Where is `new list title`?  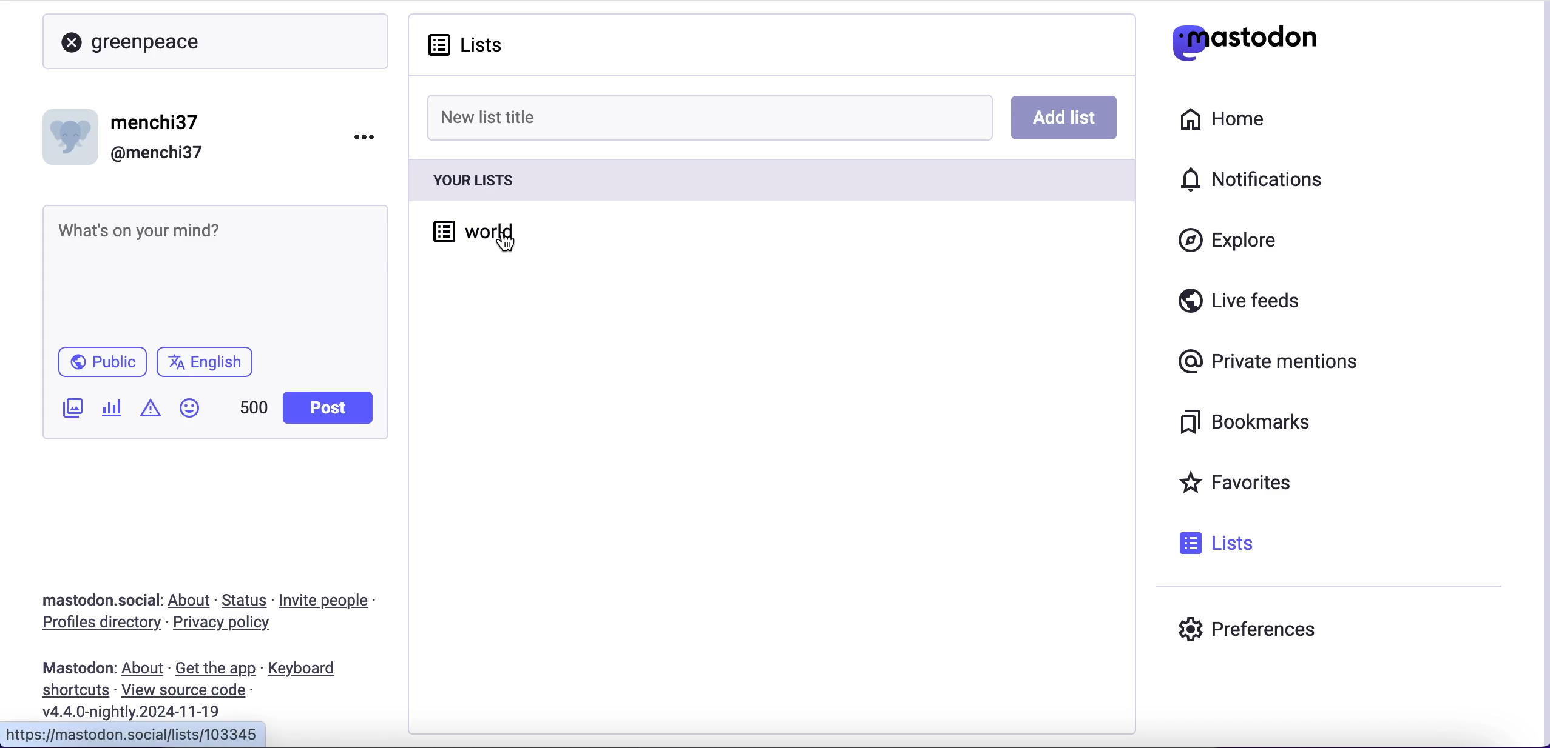
new list title is located at coordinates (710, 116).